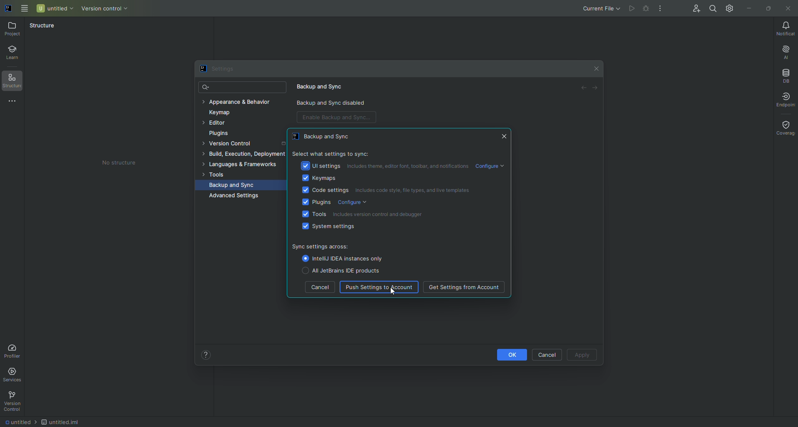 This screenshot has height=427, width=798. Describe the element at coordinates (318, 177) in the screenshot. I see `Keymaps` at that location.